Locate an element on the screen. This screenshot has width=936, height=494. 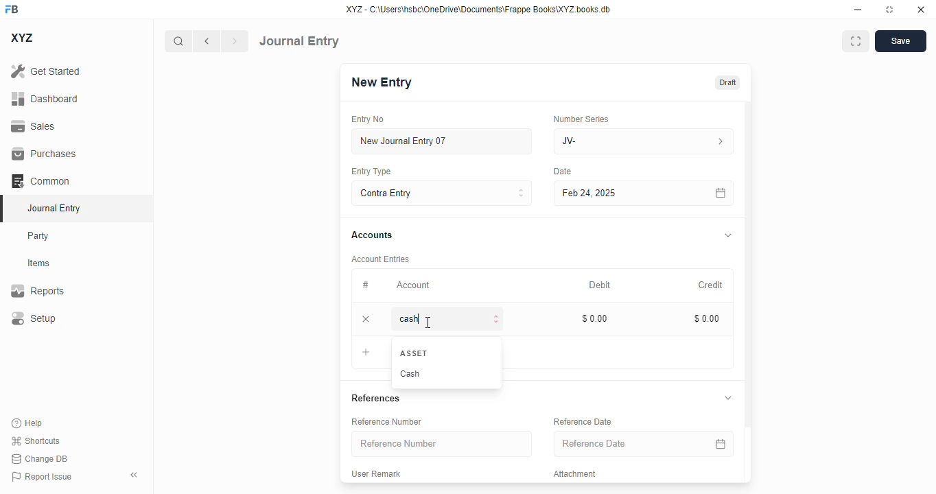
help is located at coordinates (27, 423).